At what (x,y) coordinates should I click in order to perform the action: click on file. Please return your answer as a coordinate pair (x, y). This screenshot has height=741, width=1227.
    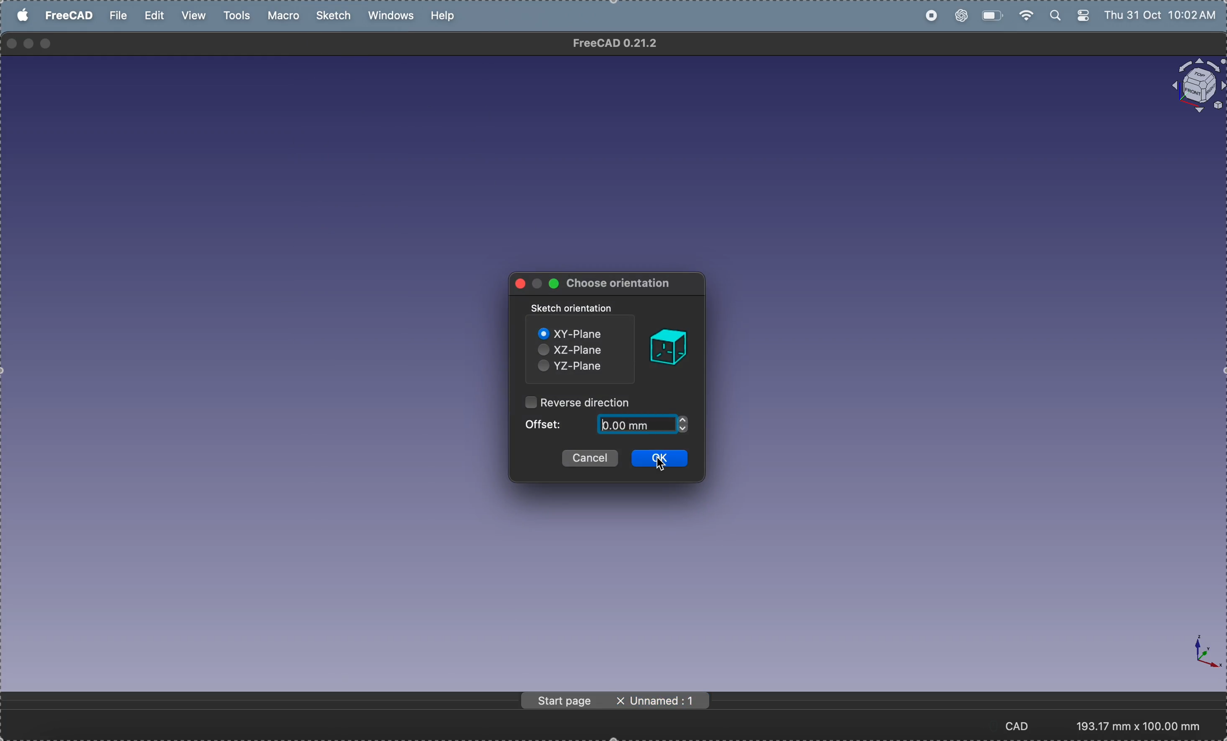
    Looking at the image, I should click on (119, 15).